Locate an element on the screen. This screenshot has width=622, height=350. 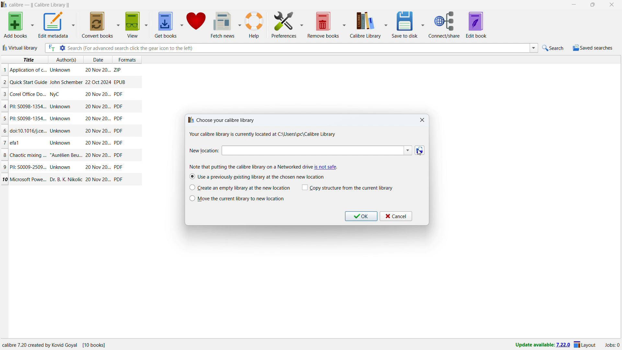
help is located at coordinates (254, 25).